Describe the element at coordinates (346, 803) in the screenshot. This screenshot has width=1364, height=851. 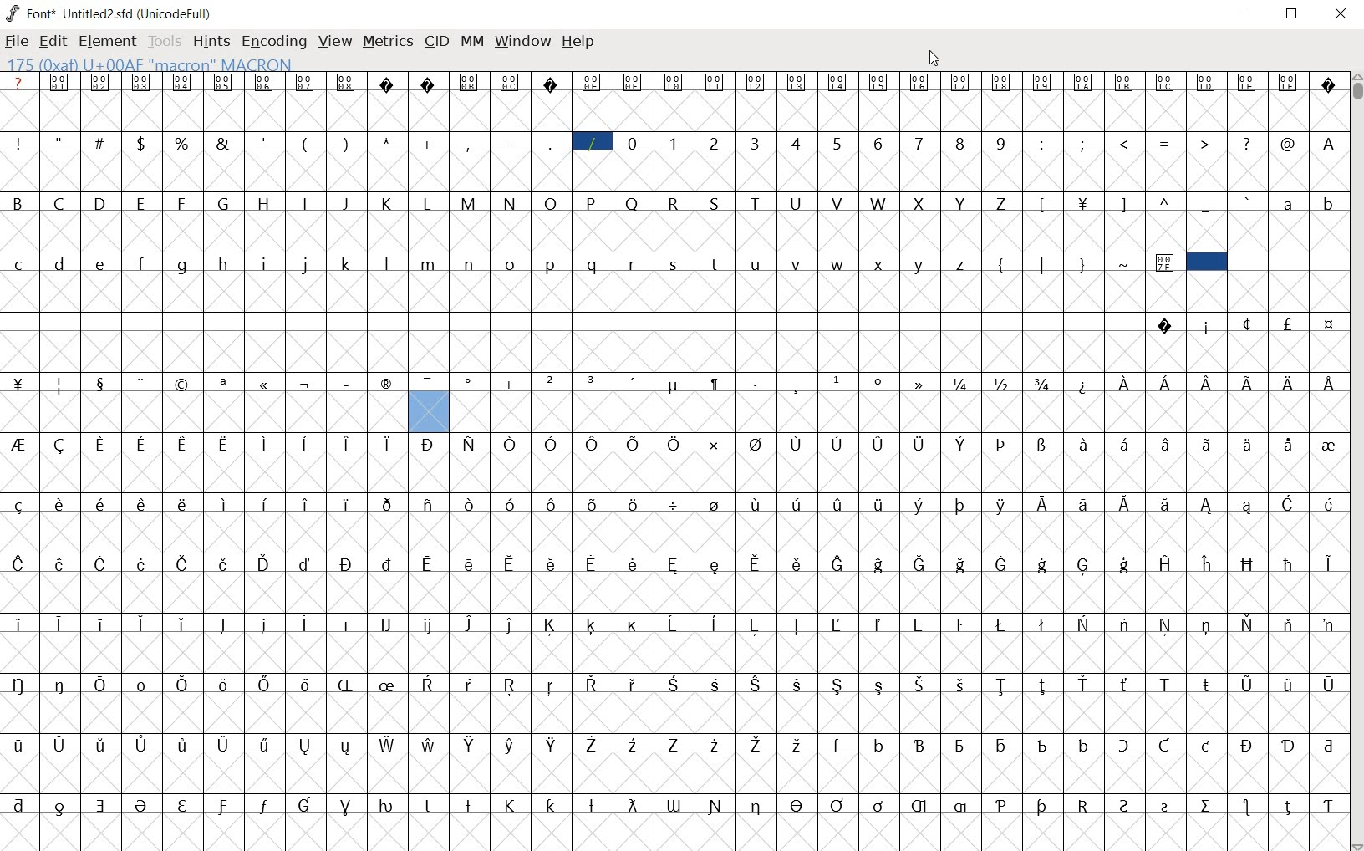
I see `Symbol` at that location.